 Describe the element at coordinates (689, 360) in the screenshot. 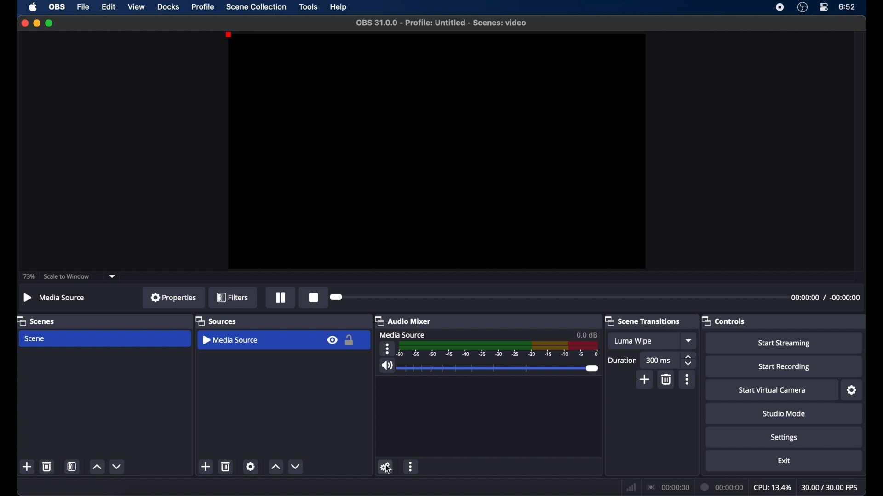

I see `stepper buttons` at that location.